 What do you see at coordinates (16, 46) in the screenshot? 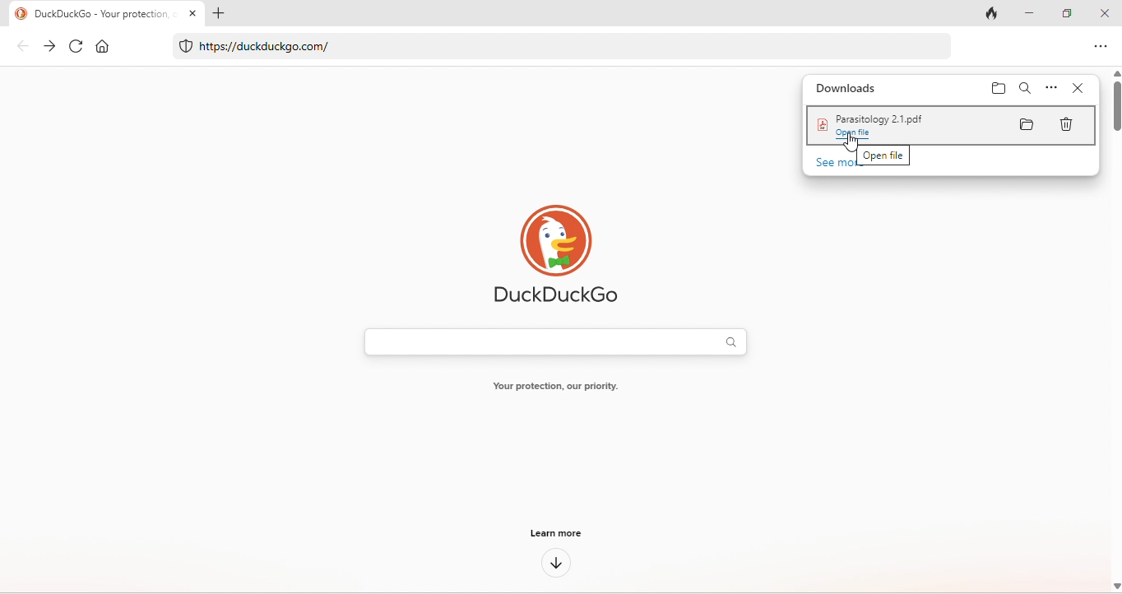
I see `back` at bounding box center [16, 46].